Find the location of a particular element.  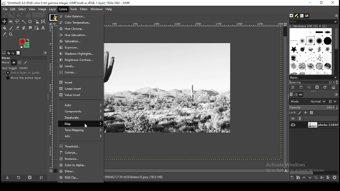

image is located at coordinates (53, 17).